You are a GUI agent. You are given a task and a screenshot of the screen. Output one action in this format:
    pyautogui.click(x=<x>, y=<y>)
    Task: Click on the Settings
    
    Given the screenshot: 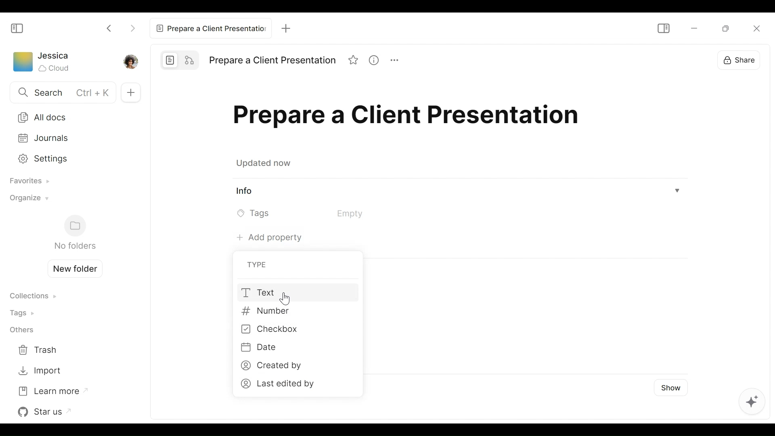 What is the action you would take?
    pyautogui.click(x=67, y=157)
    